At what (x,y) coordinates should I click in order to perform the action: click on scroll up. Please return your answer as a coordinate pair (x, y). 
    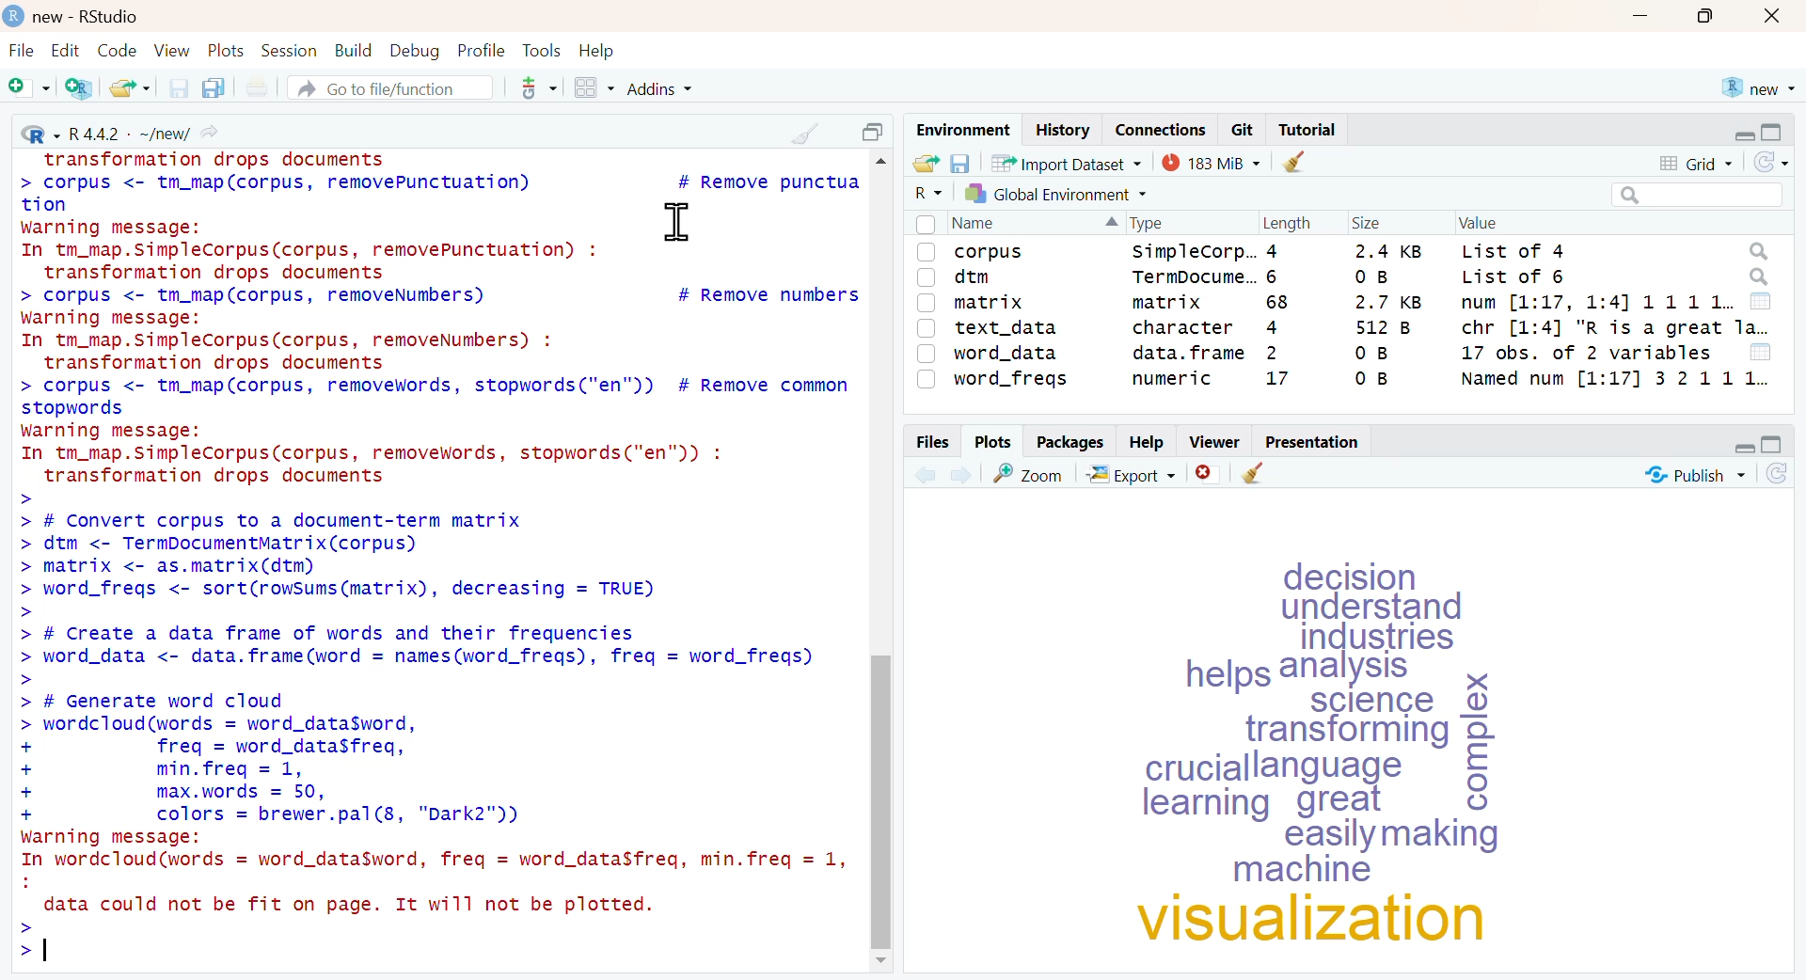
    Looking at the image, I should click on (880, 163).